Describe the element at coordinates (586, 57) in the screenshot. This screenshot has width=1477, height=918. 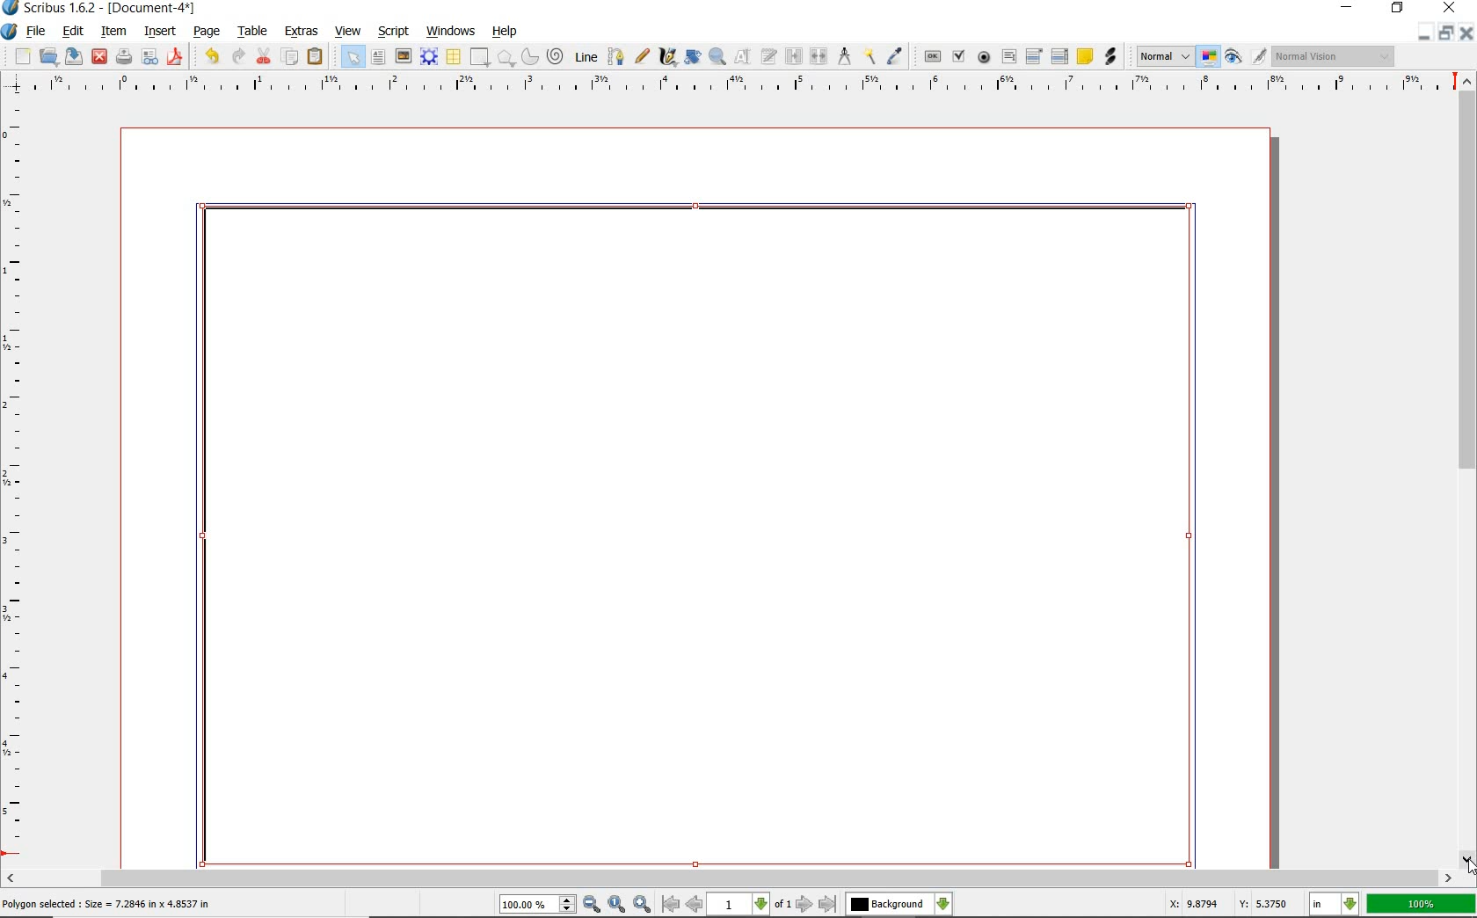
I see `line` at that location.